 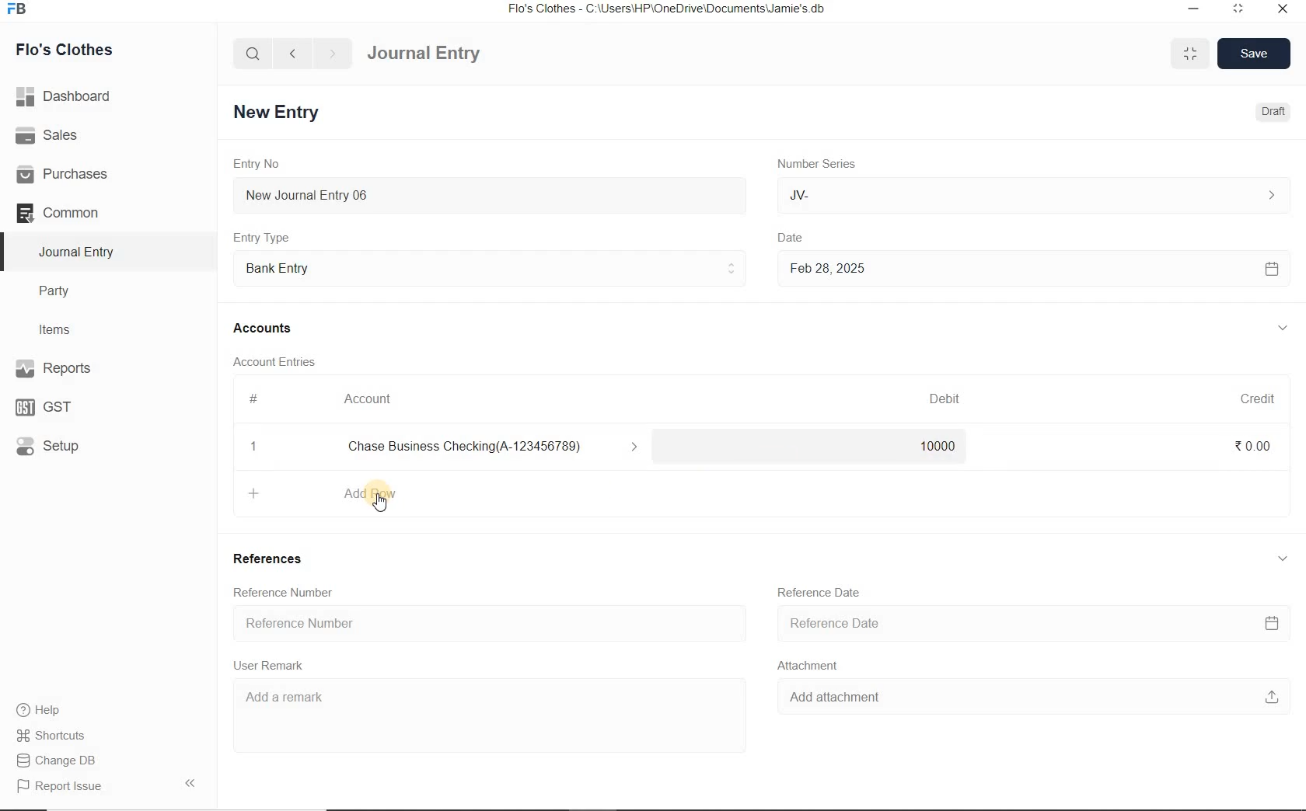 I want to click on 10000, so click(x=935, y=450).